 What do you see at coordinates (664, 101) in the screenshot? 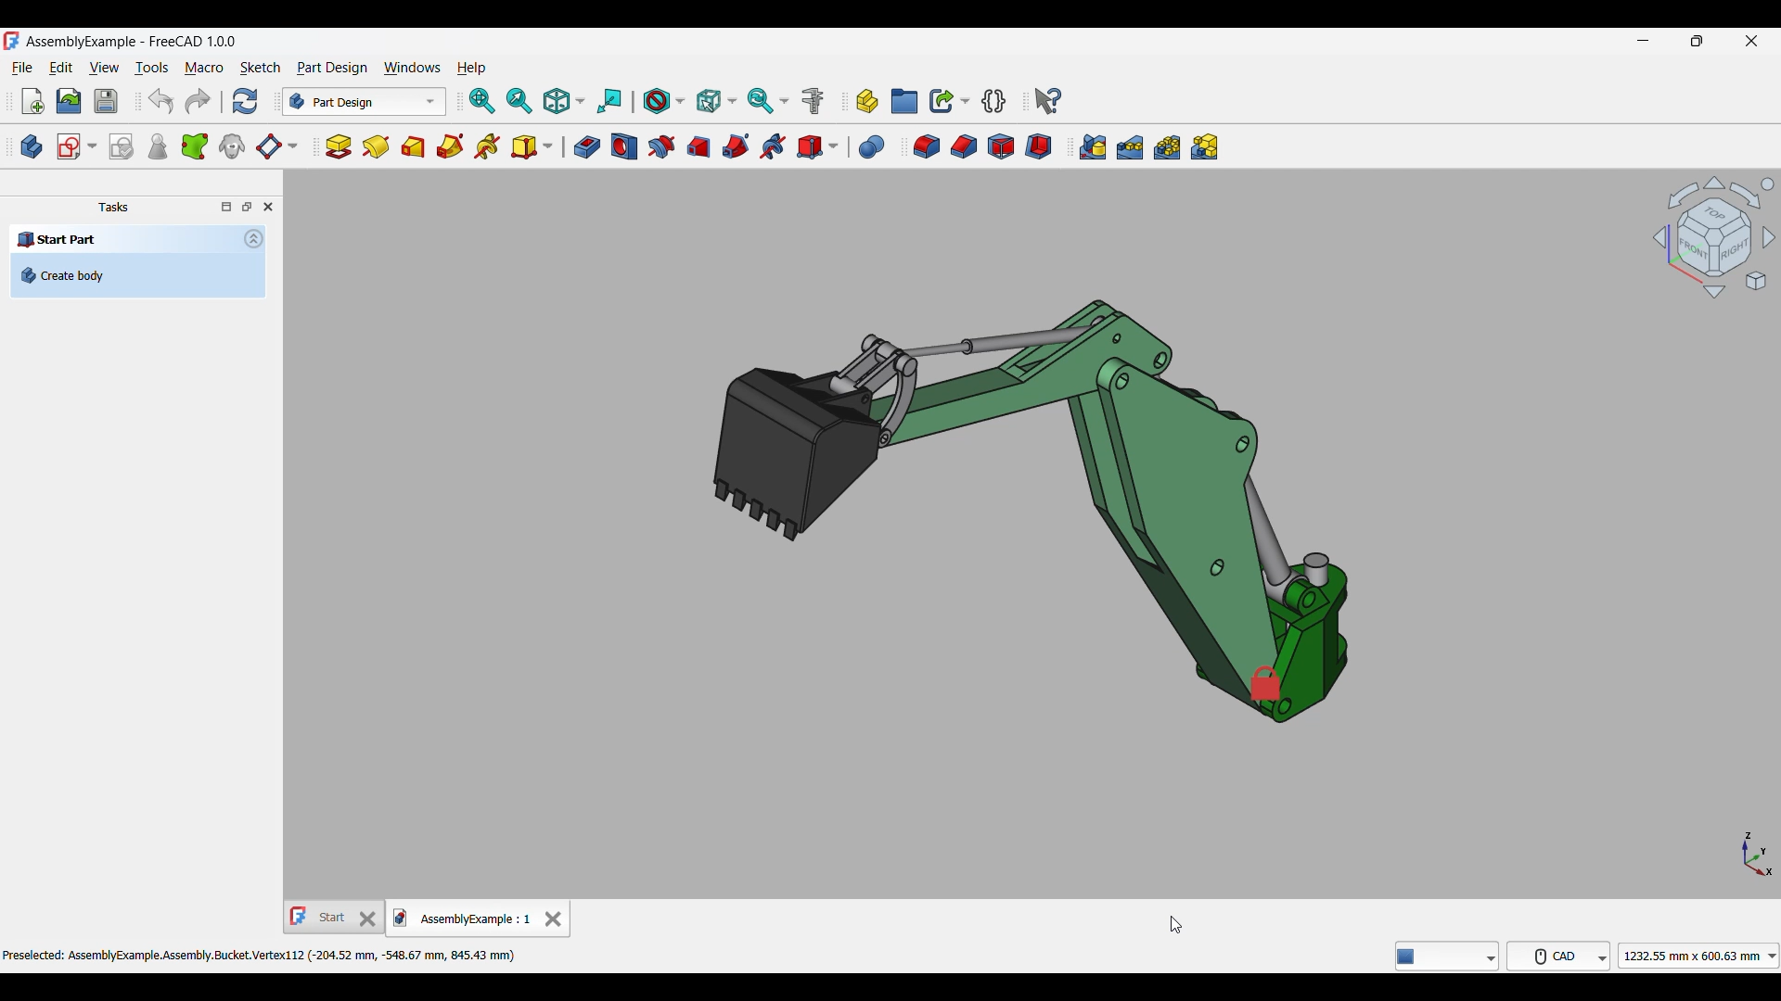
I see `Draw style options` at bounding box center [664, 101].